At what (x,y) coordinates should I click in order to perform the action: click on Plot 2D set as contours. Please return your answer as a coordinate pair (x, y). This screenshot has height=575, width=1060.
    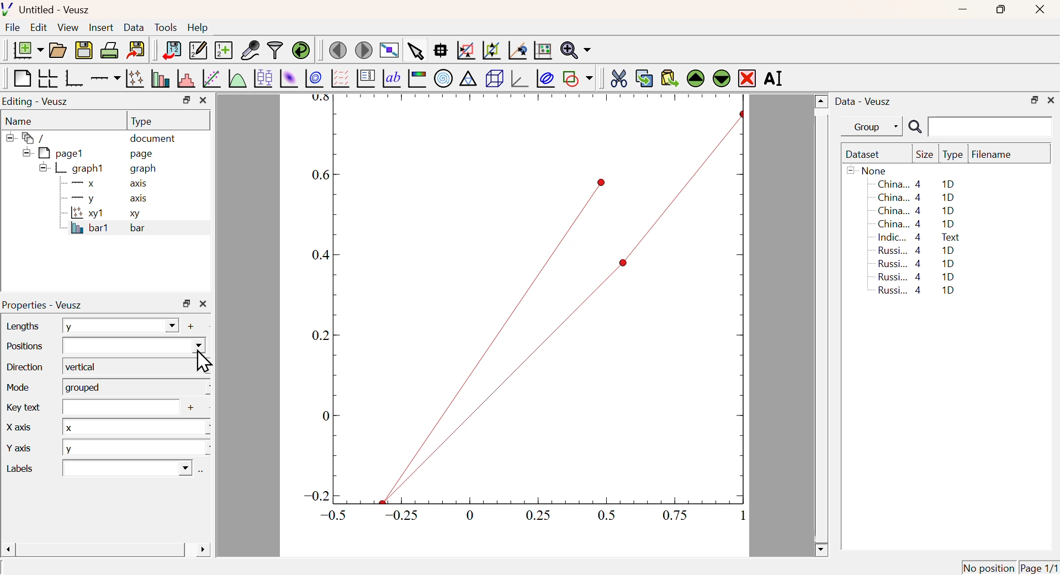
    Looking at the image, I should click on (314, 79).